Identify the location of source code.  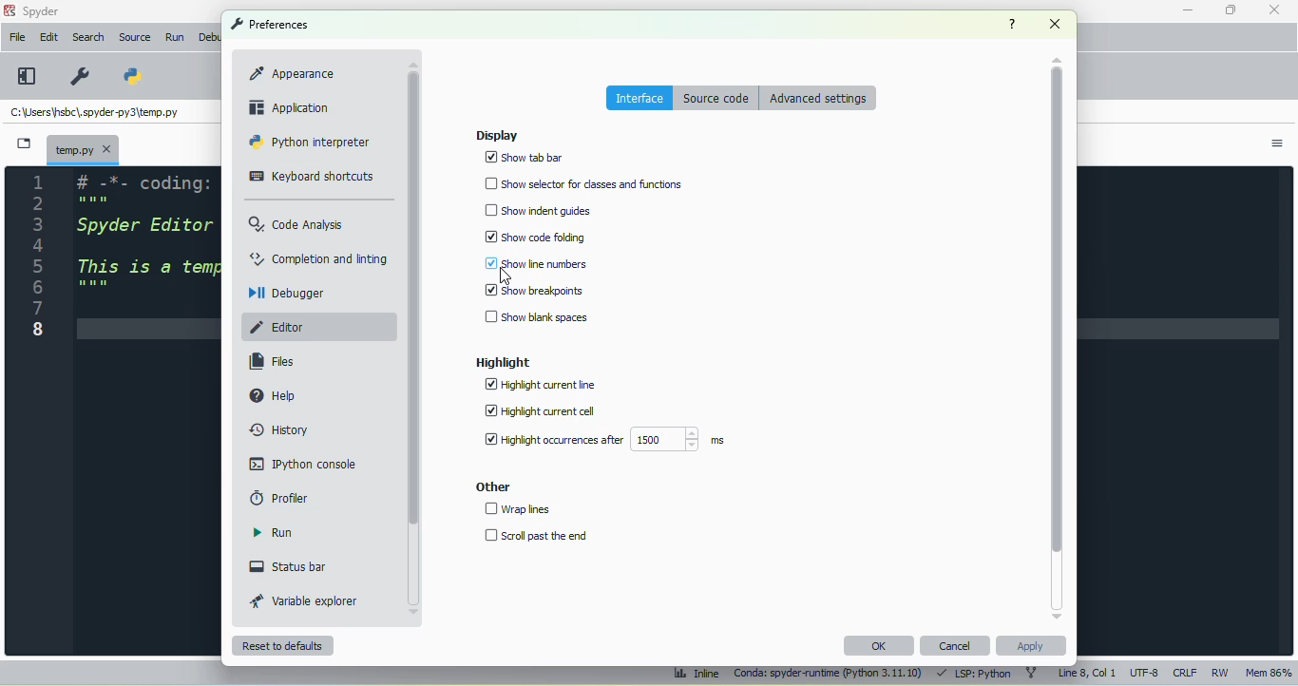
(716, 98).